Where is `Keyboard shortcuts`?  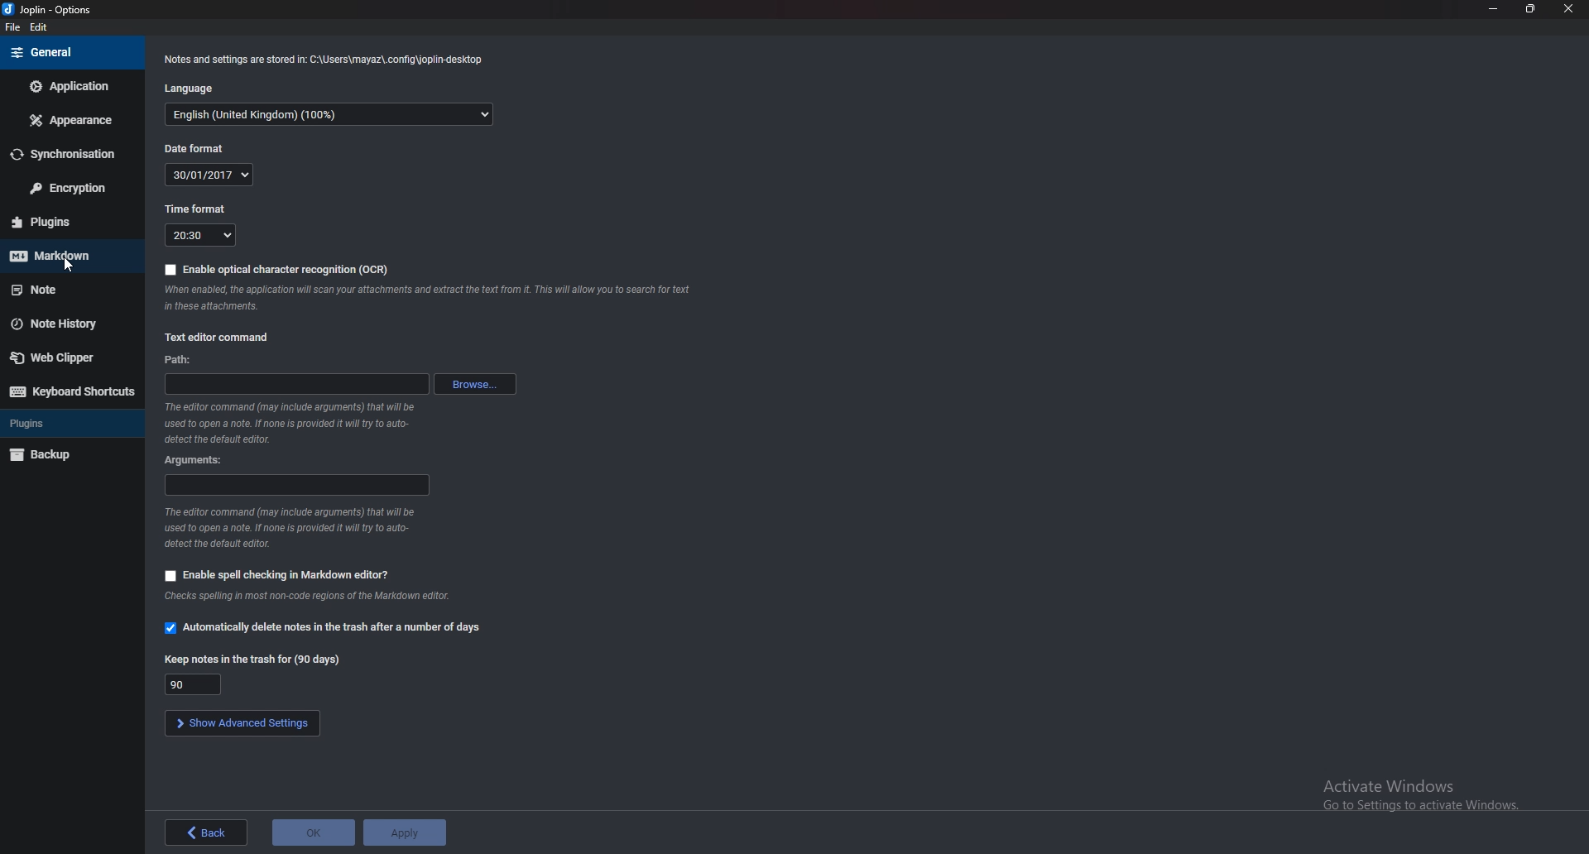 Keyboard shortcuts is located at coordinates (72, 393).